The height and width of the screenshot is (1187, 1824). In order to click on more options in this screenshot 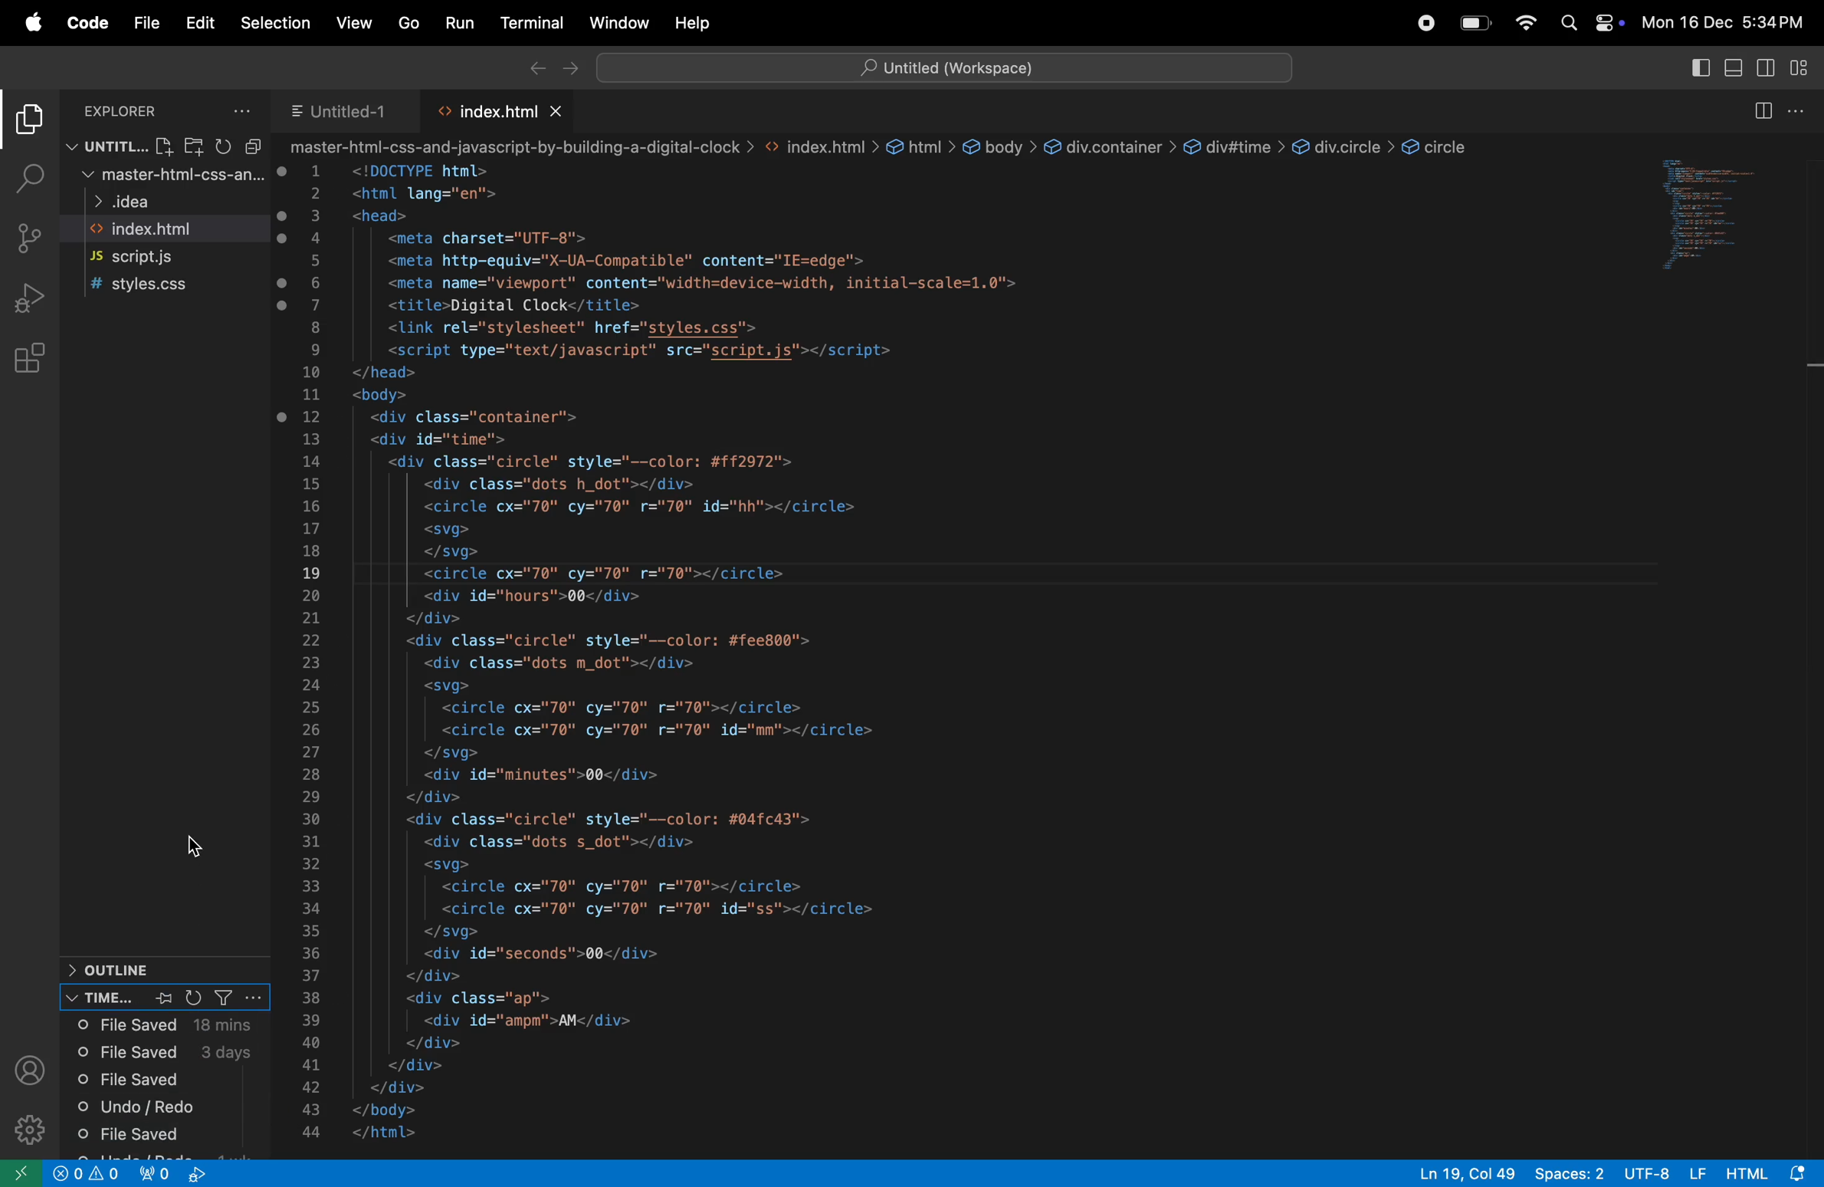, I will do `click(256, 999)`.